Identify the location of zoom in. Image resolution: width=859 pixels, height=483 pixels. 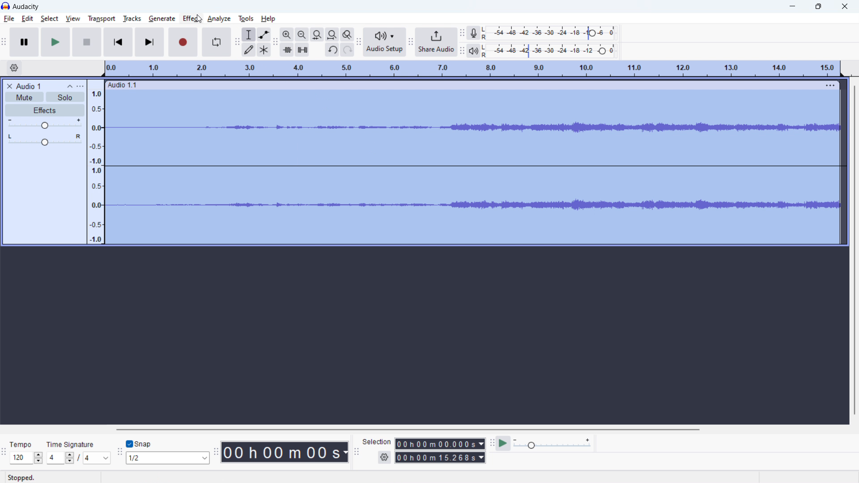
(287, 34).